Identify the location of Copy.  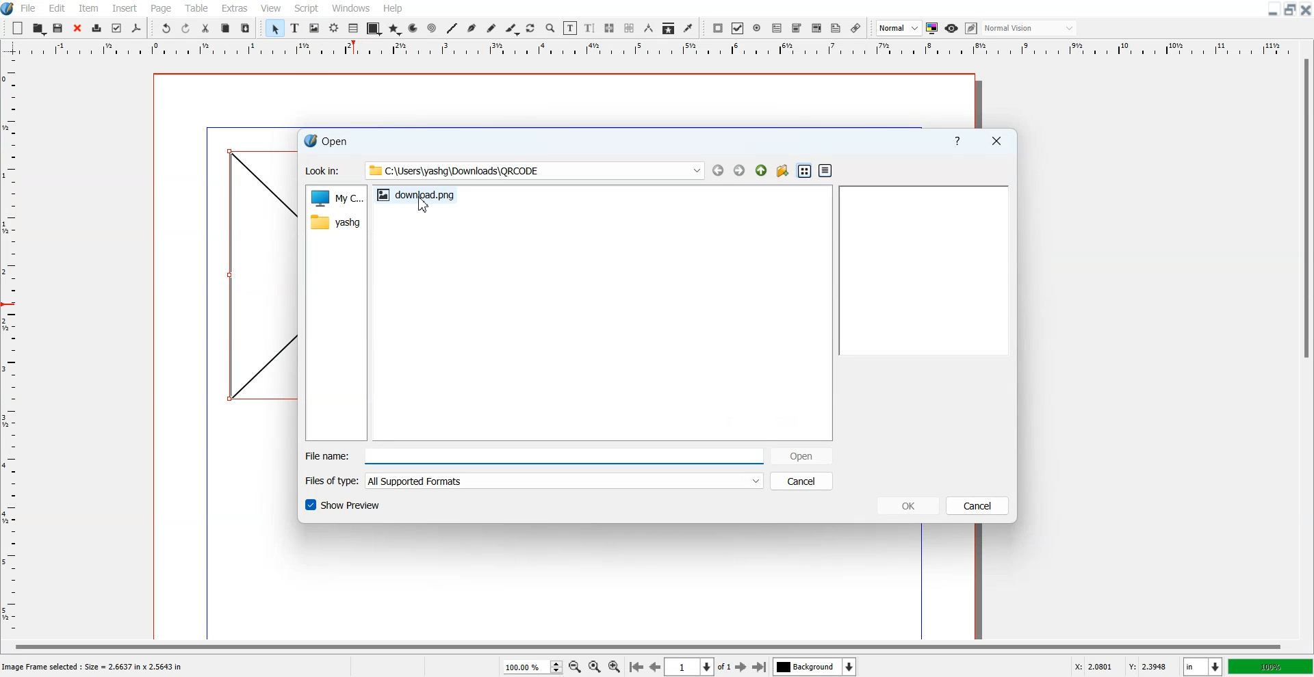
(226, 27).